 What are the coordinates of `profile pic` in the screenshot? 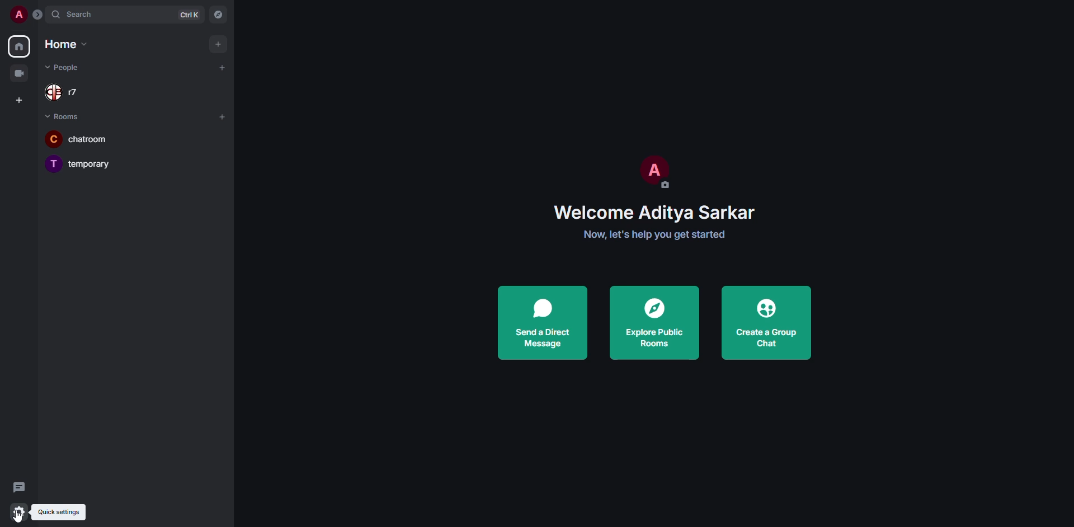 It's located at (653, 171).